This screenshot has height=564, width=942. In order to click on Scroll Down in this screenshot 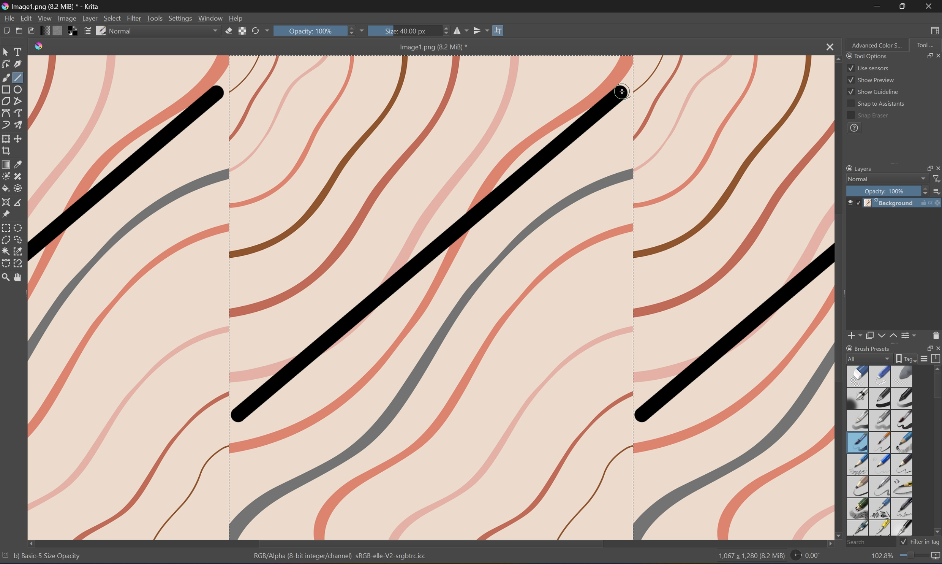, I will do `click(936, 532)`.